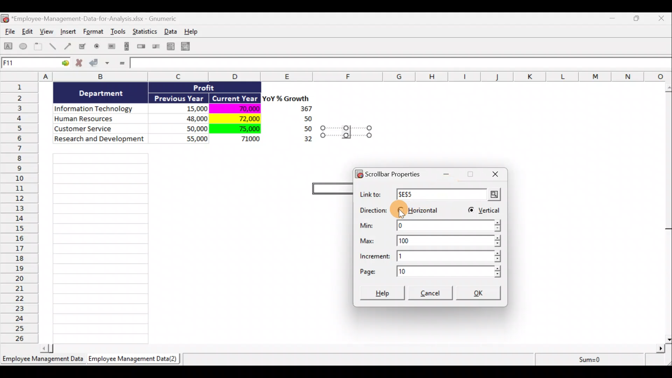 The height and width of the screenshot is (378, 672). Describe the element at coordinates (429, 271) in the screenshot. I see `Page` at that location.